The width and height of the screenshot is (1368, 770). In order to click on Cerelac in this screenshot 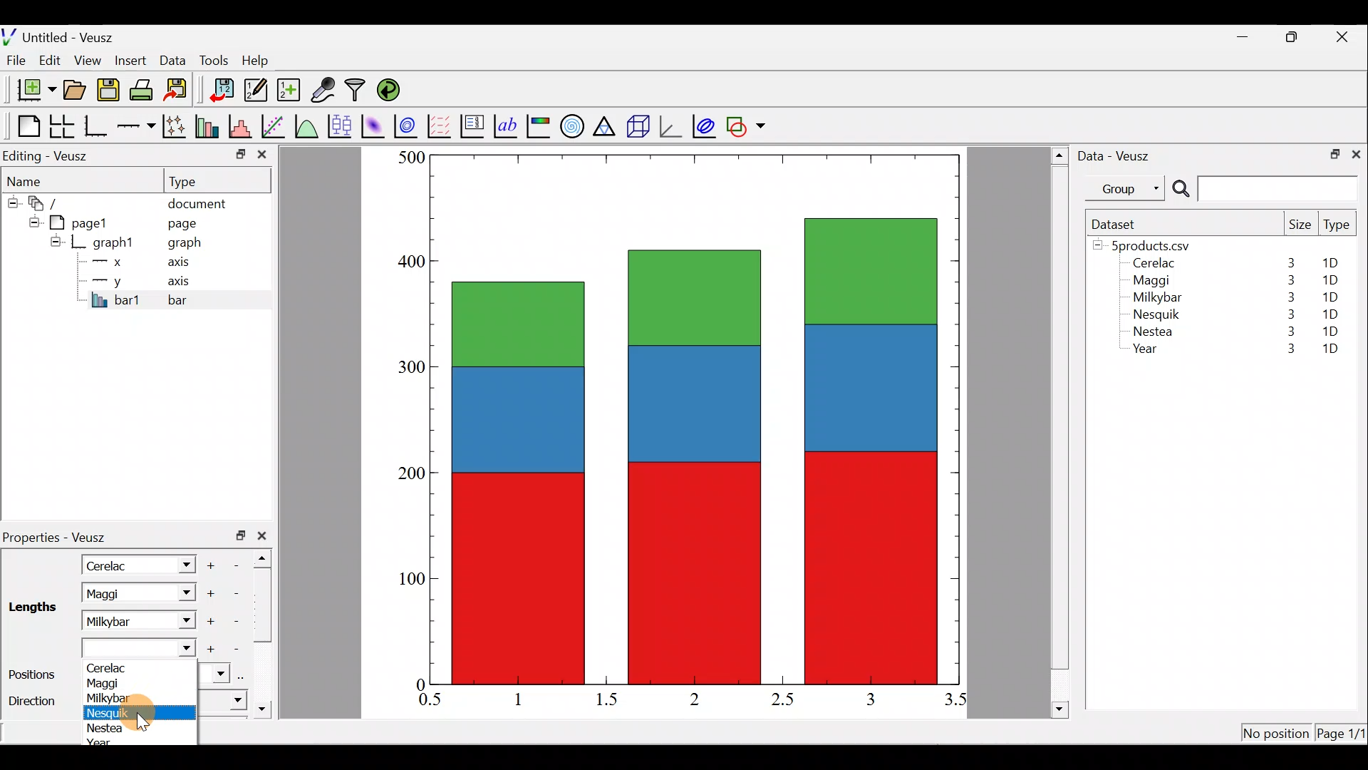, I will do `click(110, 667)`.